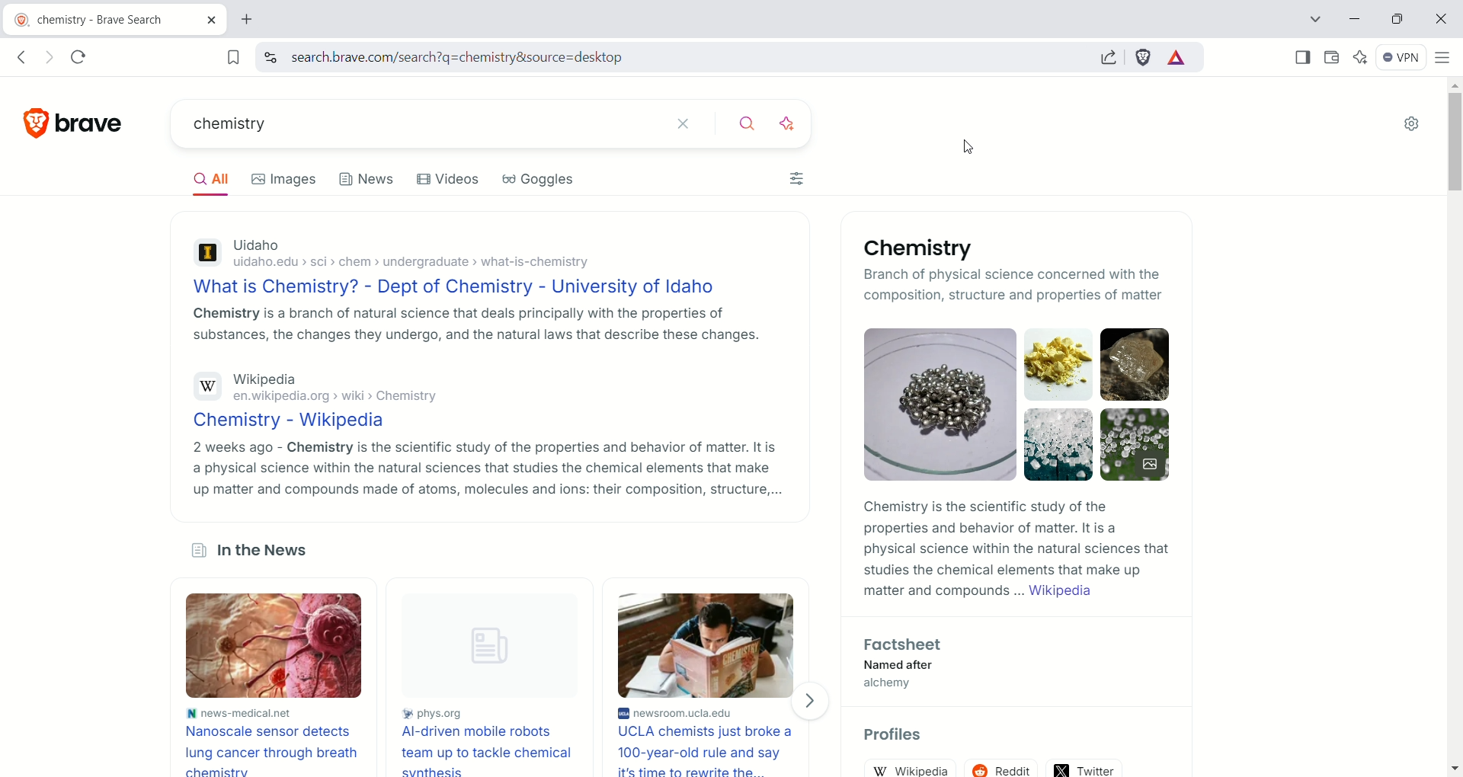  What do you see at coordinates (1331, 59) in the screenshot?
I see `wallet` at bounding box center [1331, 59].